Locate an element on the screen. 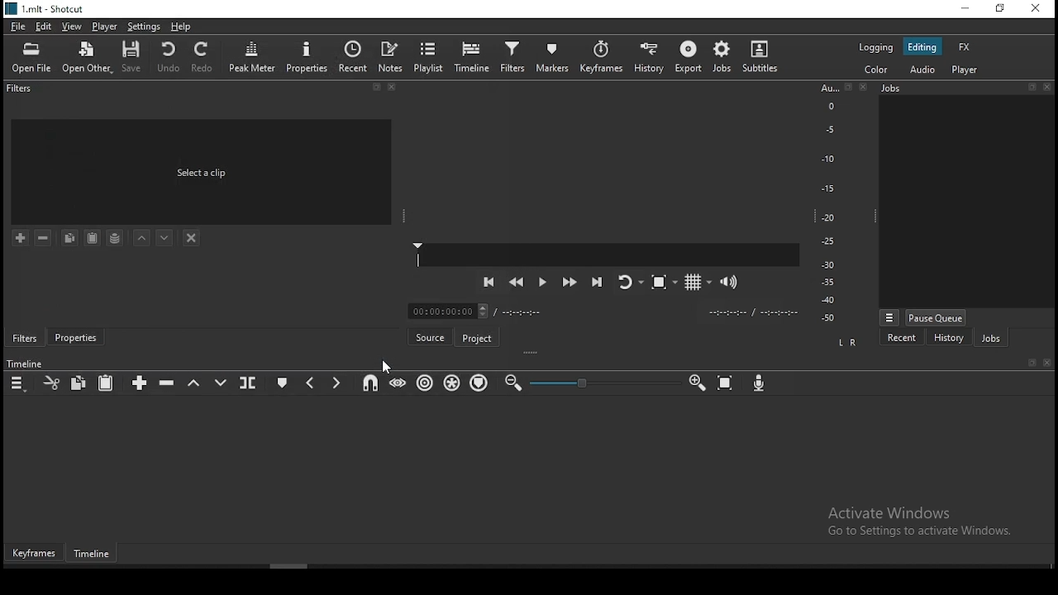 This screenshot has width=1058, height=595. append is located at coordinates (141, 383).